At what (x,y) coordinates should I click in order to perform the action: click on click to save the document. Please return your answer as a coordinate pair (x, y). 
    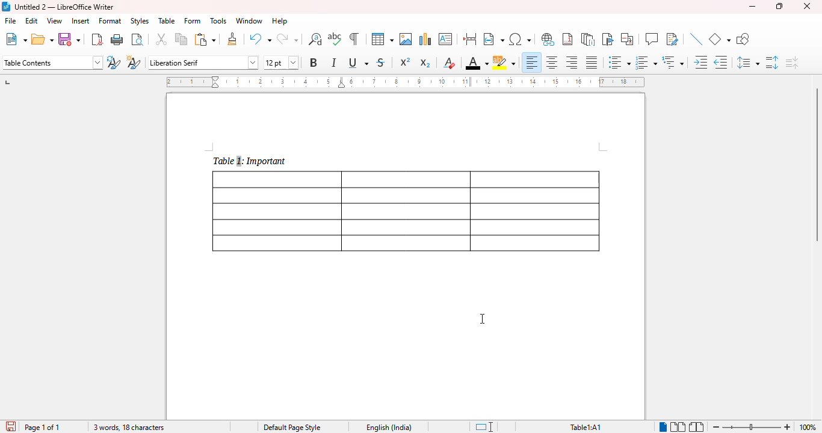
    Looking at the image, I should click on (11, 426).